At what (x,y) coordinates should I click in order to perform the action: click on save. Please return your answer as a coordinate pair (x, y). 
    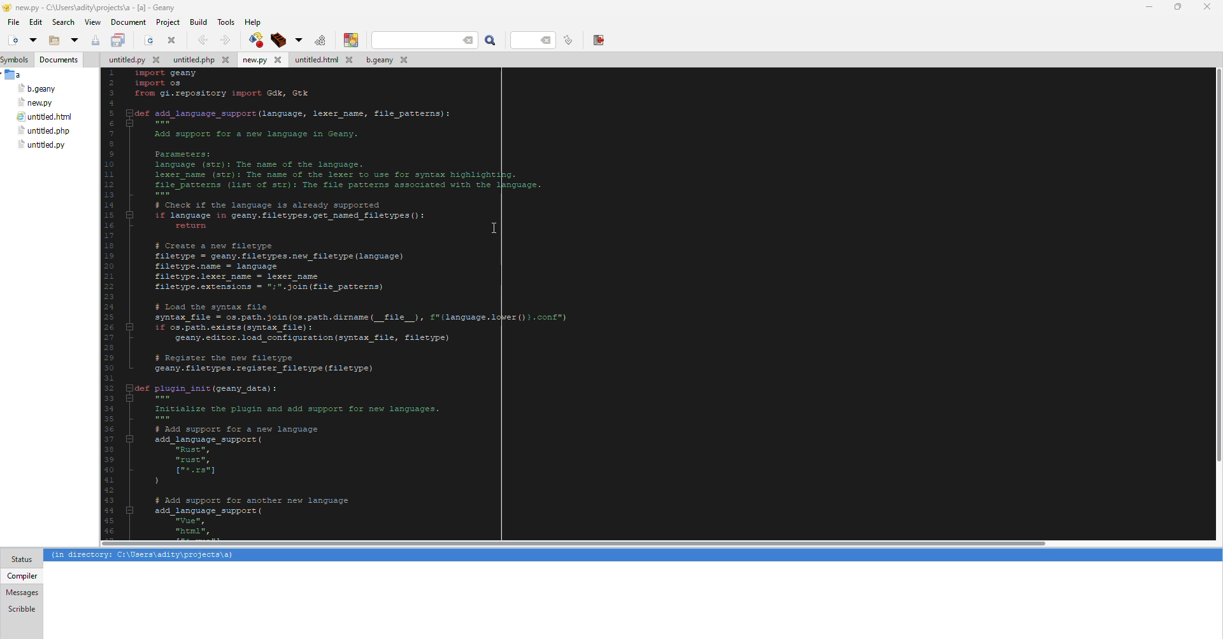
    Looking at the image, I should click on (96, 41).